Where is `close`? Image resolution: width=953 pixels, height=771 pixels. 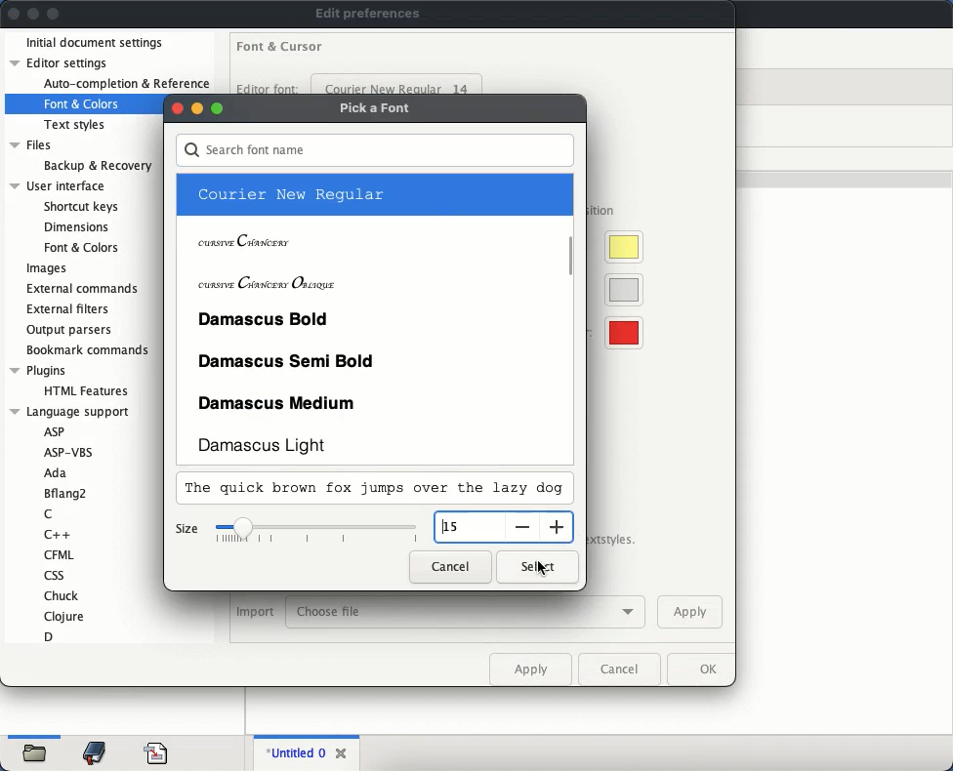
close is located at coordinates (343, 751).